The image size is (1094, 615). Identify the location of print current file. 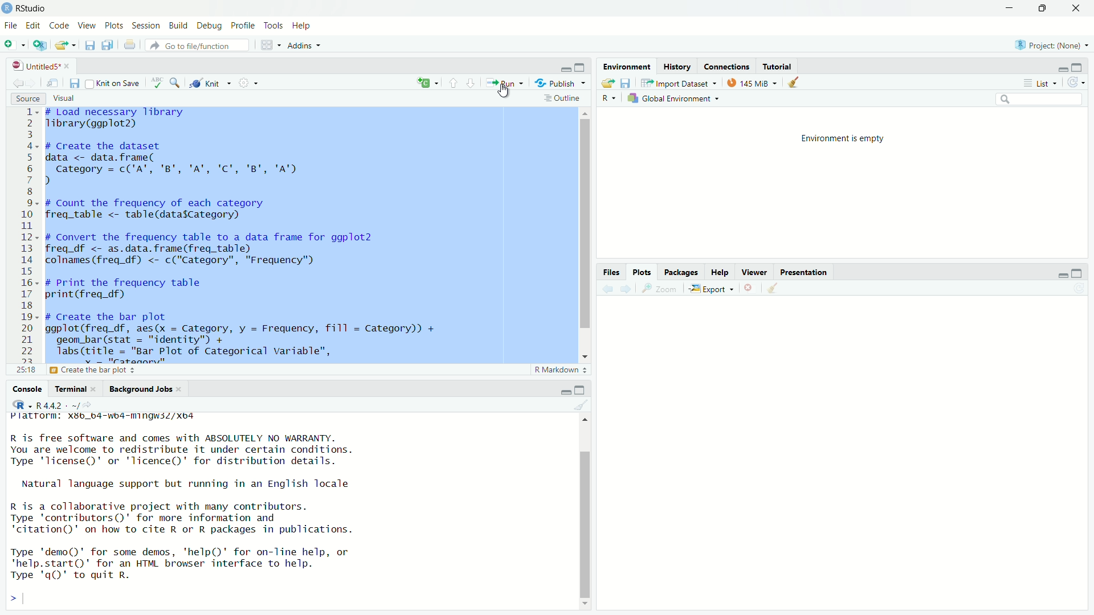
(132, 46).